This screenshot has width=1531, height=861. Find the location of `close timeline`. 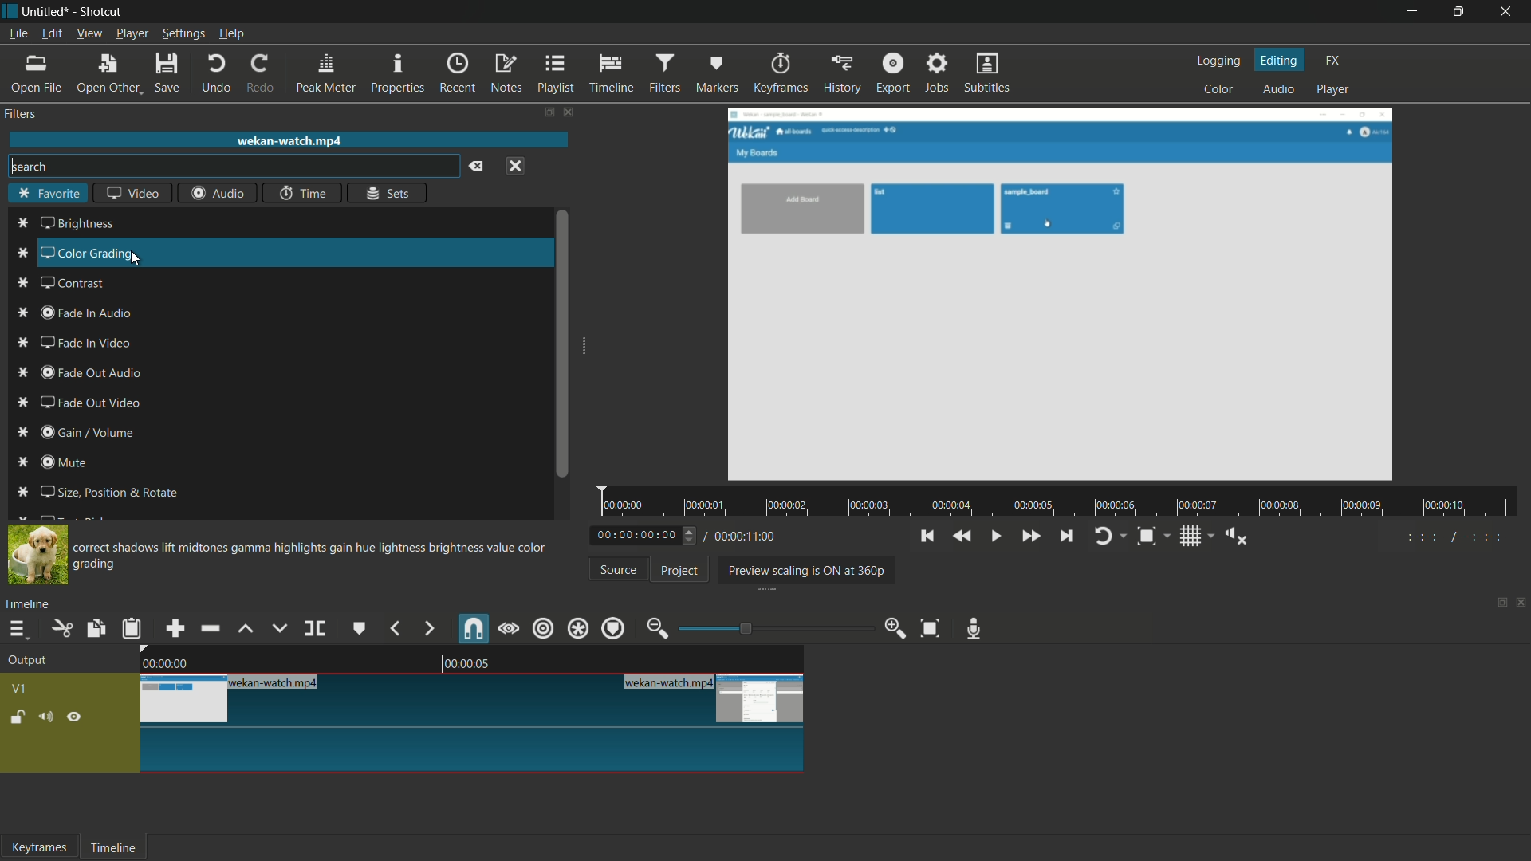

close timeline is located at coordinates (1521, 604).